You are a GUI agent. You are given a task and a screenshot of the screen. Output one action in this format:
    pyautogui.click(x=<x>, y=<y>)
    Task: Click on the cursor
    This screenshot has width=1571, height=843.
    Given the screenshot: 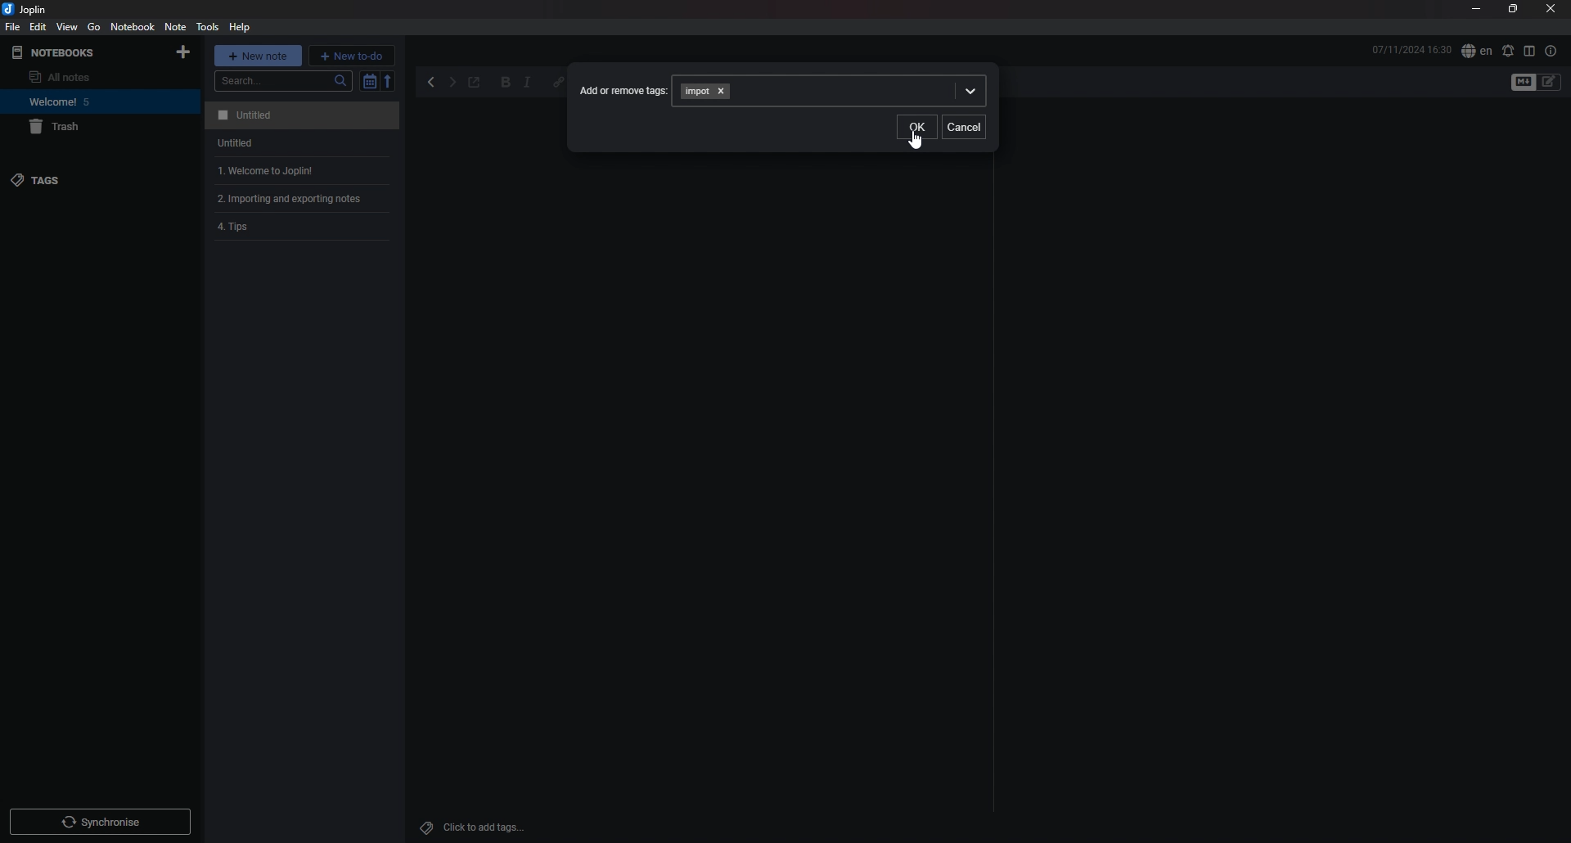 What is the action you would take?
    pyautogui.click(x=915, y=142)
    